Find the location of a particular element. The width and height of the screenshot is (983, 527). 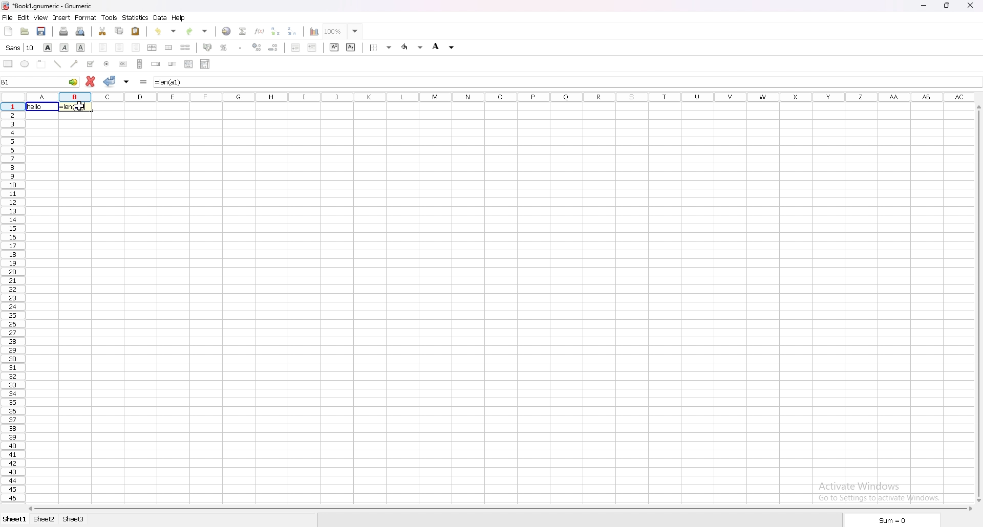

create spin button is located at coordinates (156, 64).